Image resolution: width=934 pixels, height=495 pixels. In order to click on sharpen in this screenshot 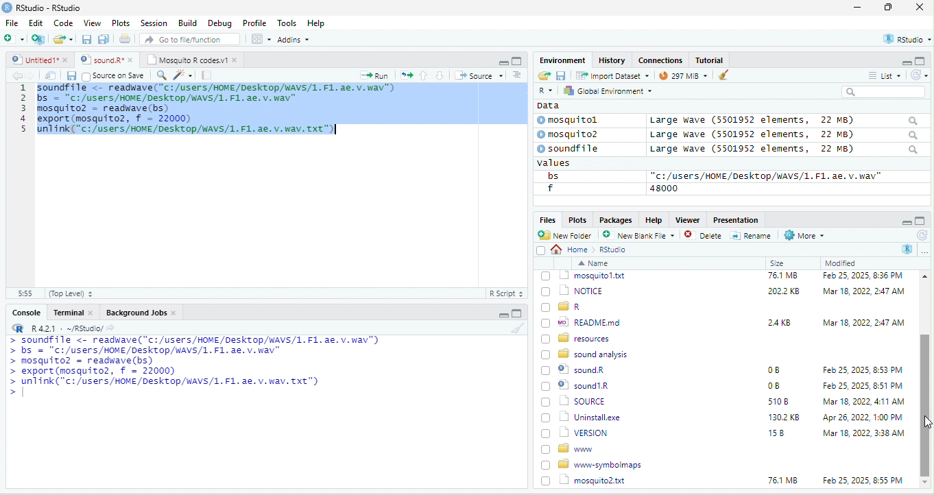, I will do `click(183, 75)`.